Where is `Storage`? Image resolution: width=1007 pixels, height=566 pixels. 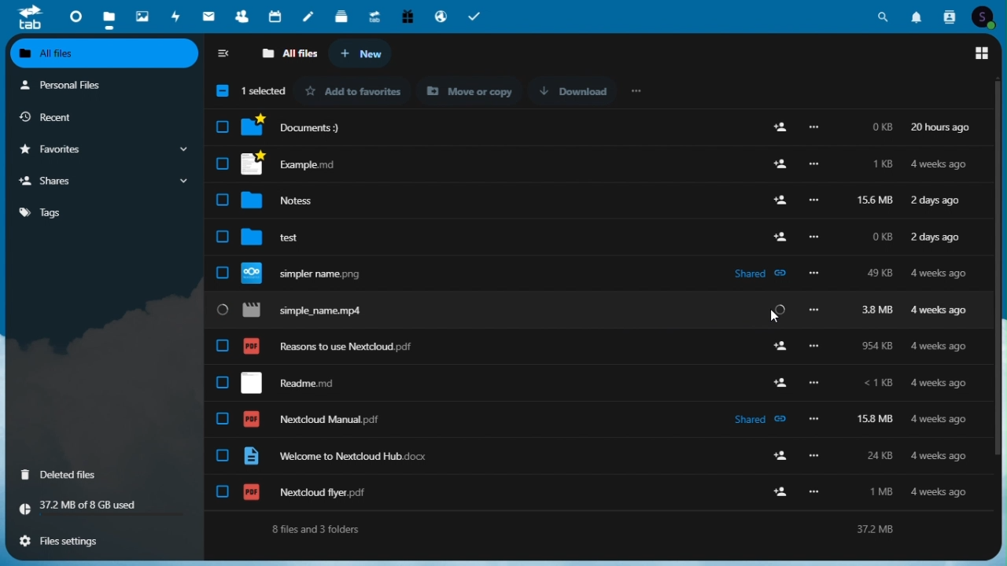 Storage is located at coordinates (106, 508).